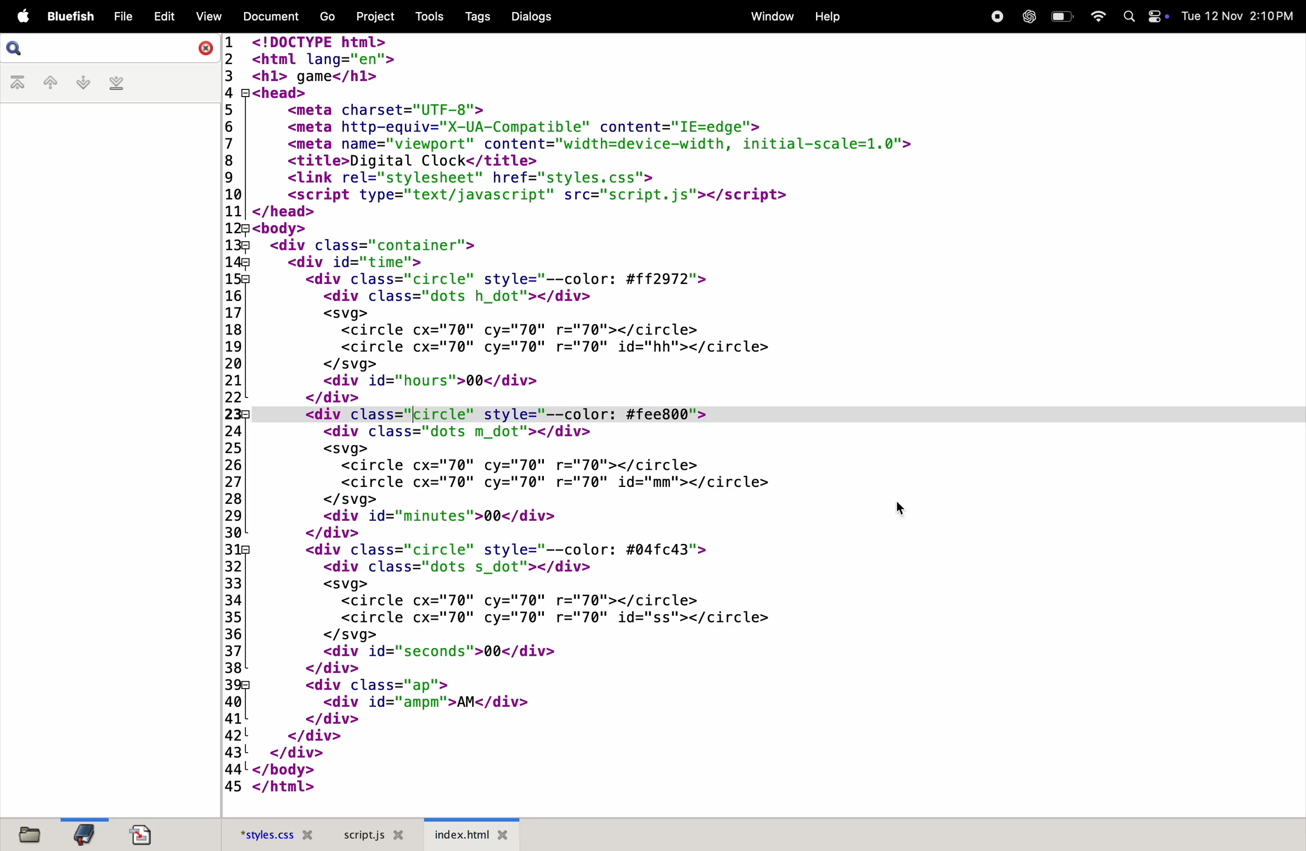 The width and height of the screenshot is (1306, 851). Describe the element at coordinates (1061, 17) in the screenshot. I see `battery` at that location.